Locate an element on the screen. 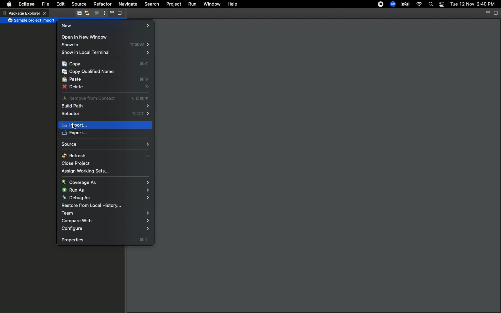  Charge is located at coordinates (406, 4).